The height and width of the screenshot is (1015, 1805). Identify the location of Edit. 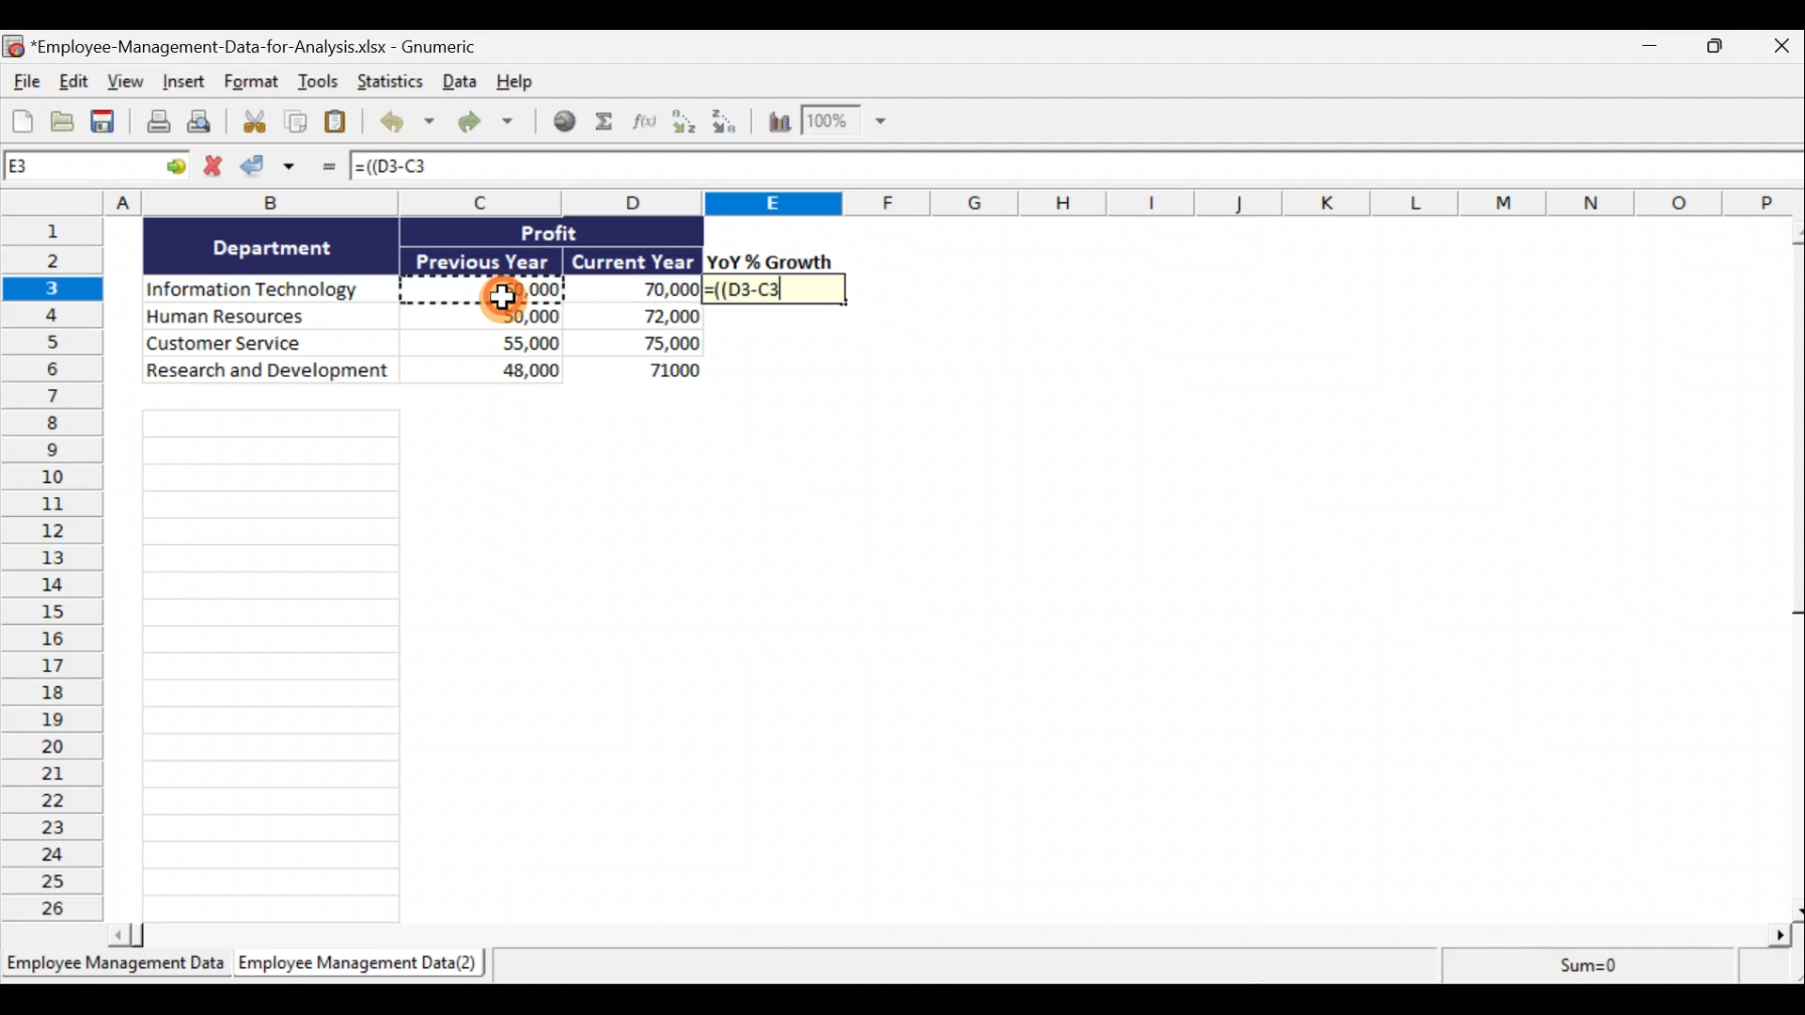
(72, 81).